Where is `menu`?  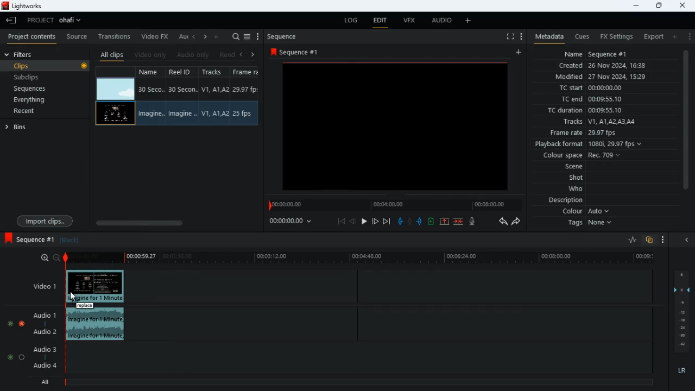
menu is located at coordinates (258, 37).